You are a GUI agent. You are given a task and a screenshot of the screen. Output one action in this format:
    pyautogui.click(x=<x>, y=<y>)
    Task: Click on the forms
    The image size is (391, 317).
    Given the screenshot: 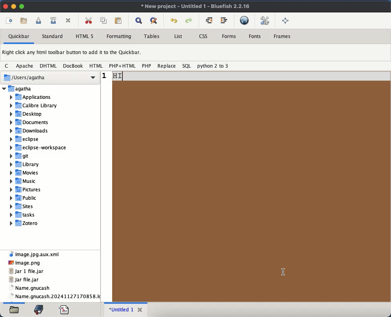 What is the action you would take?
    pyautogui.click(x=229, y=36)
    